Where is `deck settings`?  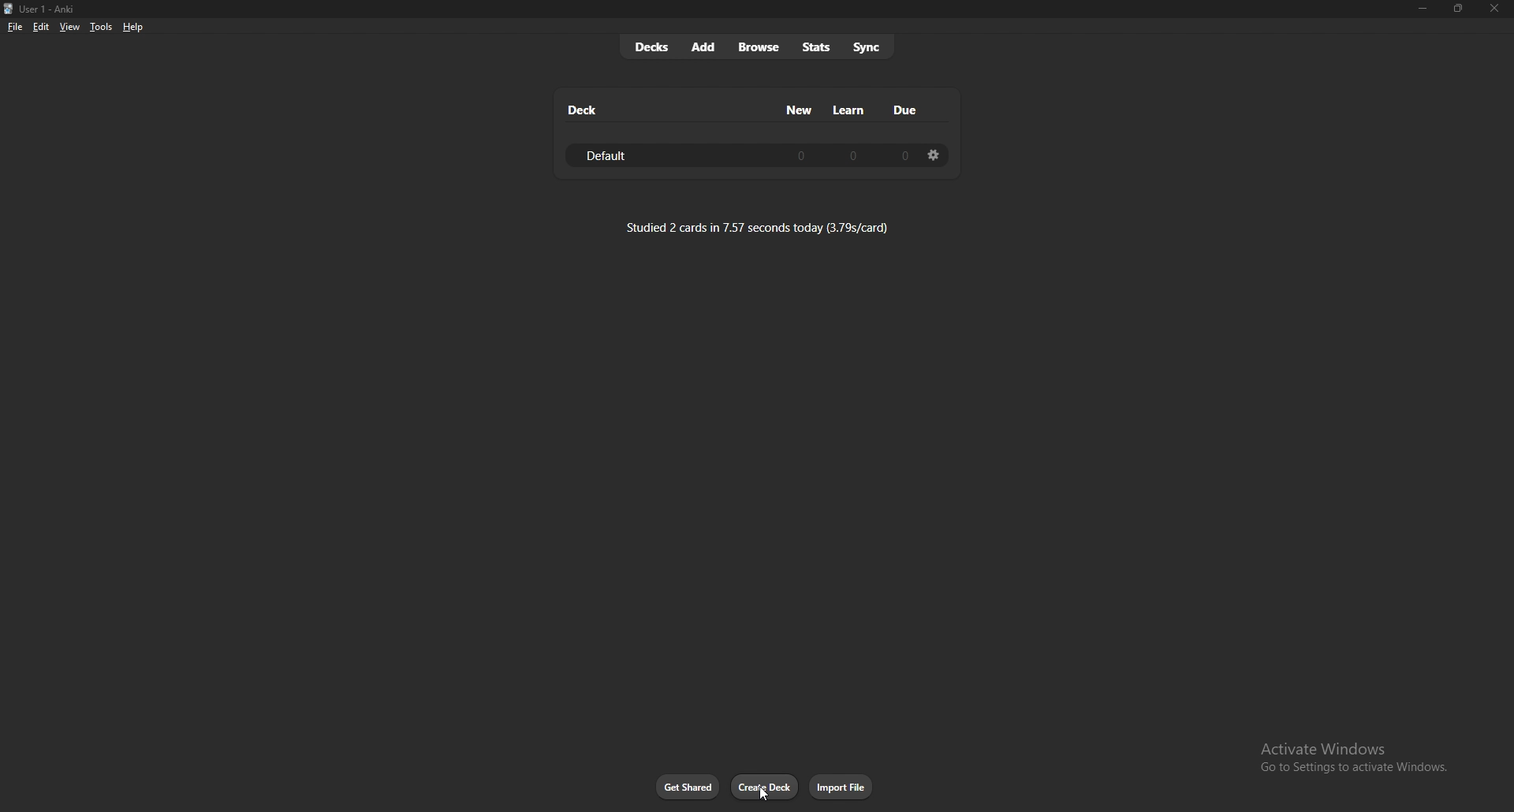 deck settings is located at coordinates (934, 155).